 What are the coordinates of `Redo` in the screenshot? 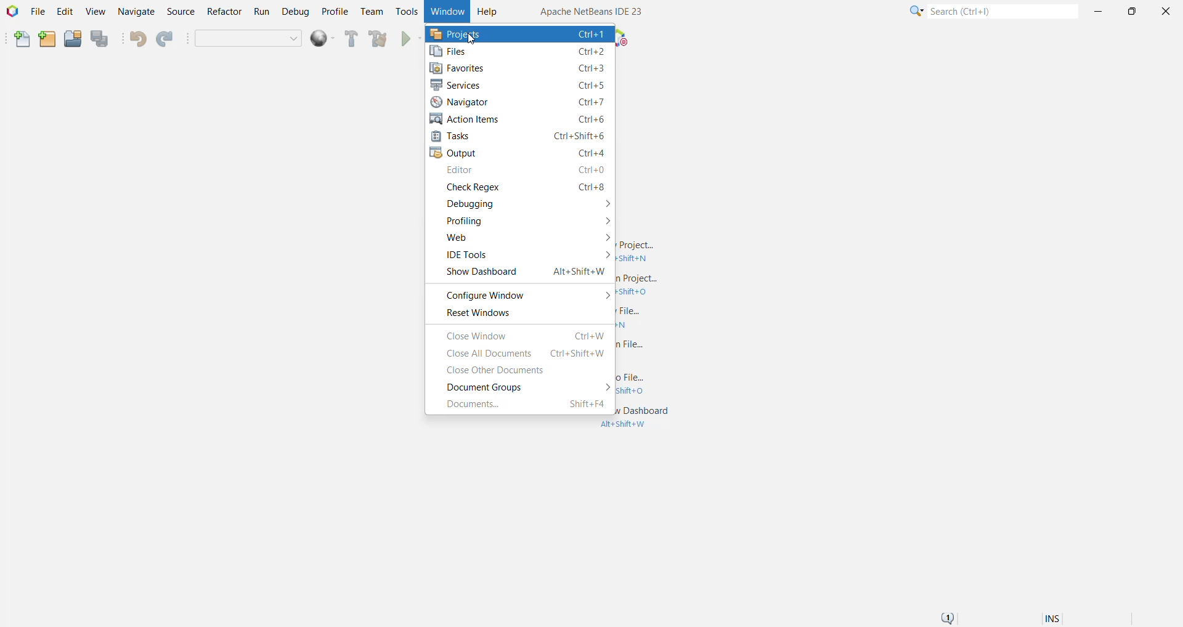 It's located at (168, 39).